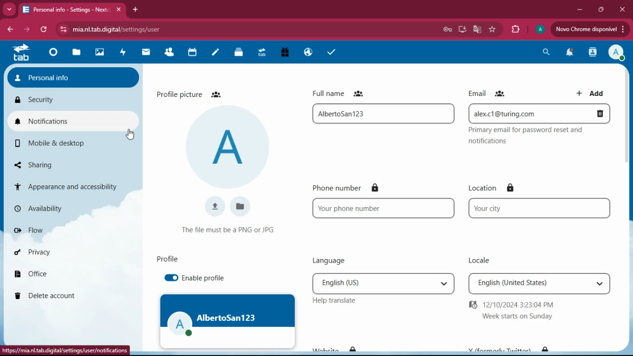 The image size is (633, 356). I want to click on url, so click(65, 350).